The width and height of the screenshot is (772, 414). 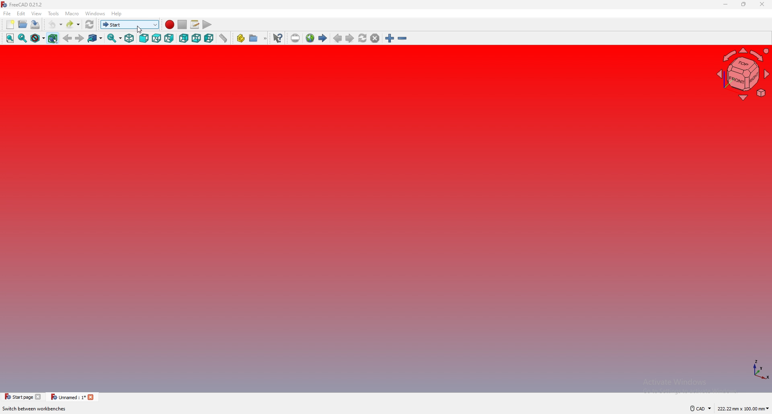 What do you see at coordinates (701, 408) in the screenshot?
I see `cad navigation` at bounding box center [701, 408].